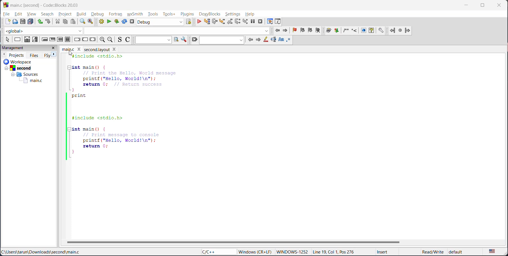  Describe the element at coordinates (170, 14) in the screenshot. I see `tools+` at that location.